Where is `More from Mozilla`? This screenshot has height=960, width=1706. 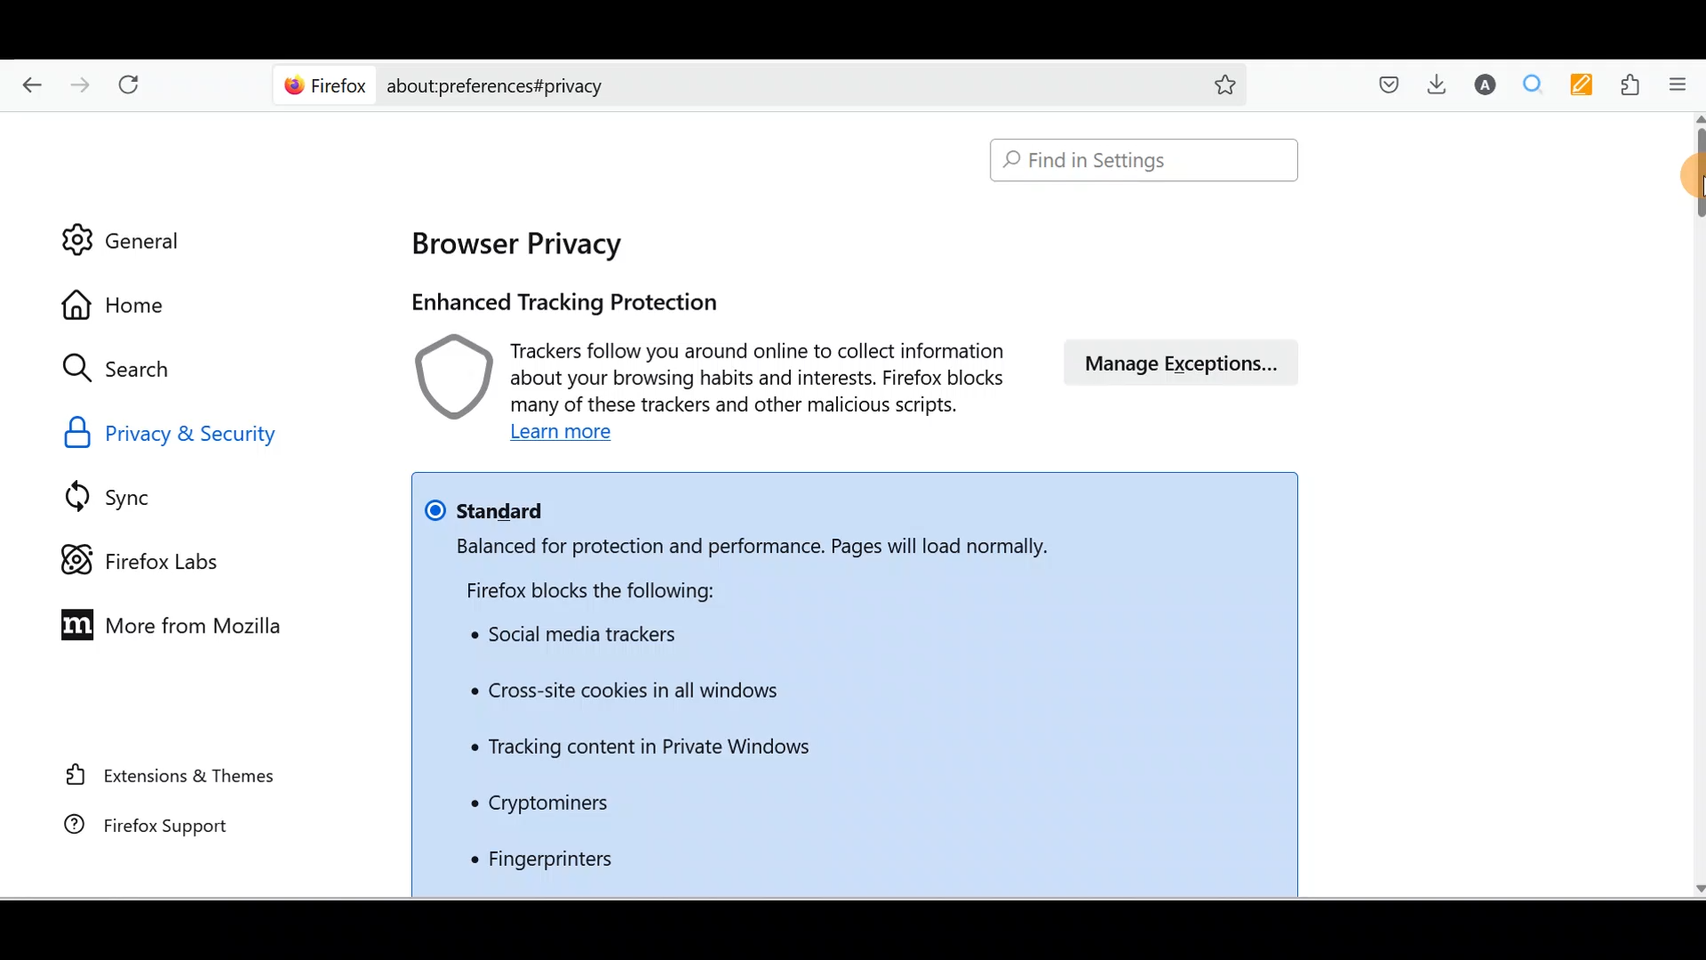 More from Mozilla is located at coordinates (163, 629).